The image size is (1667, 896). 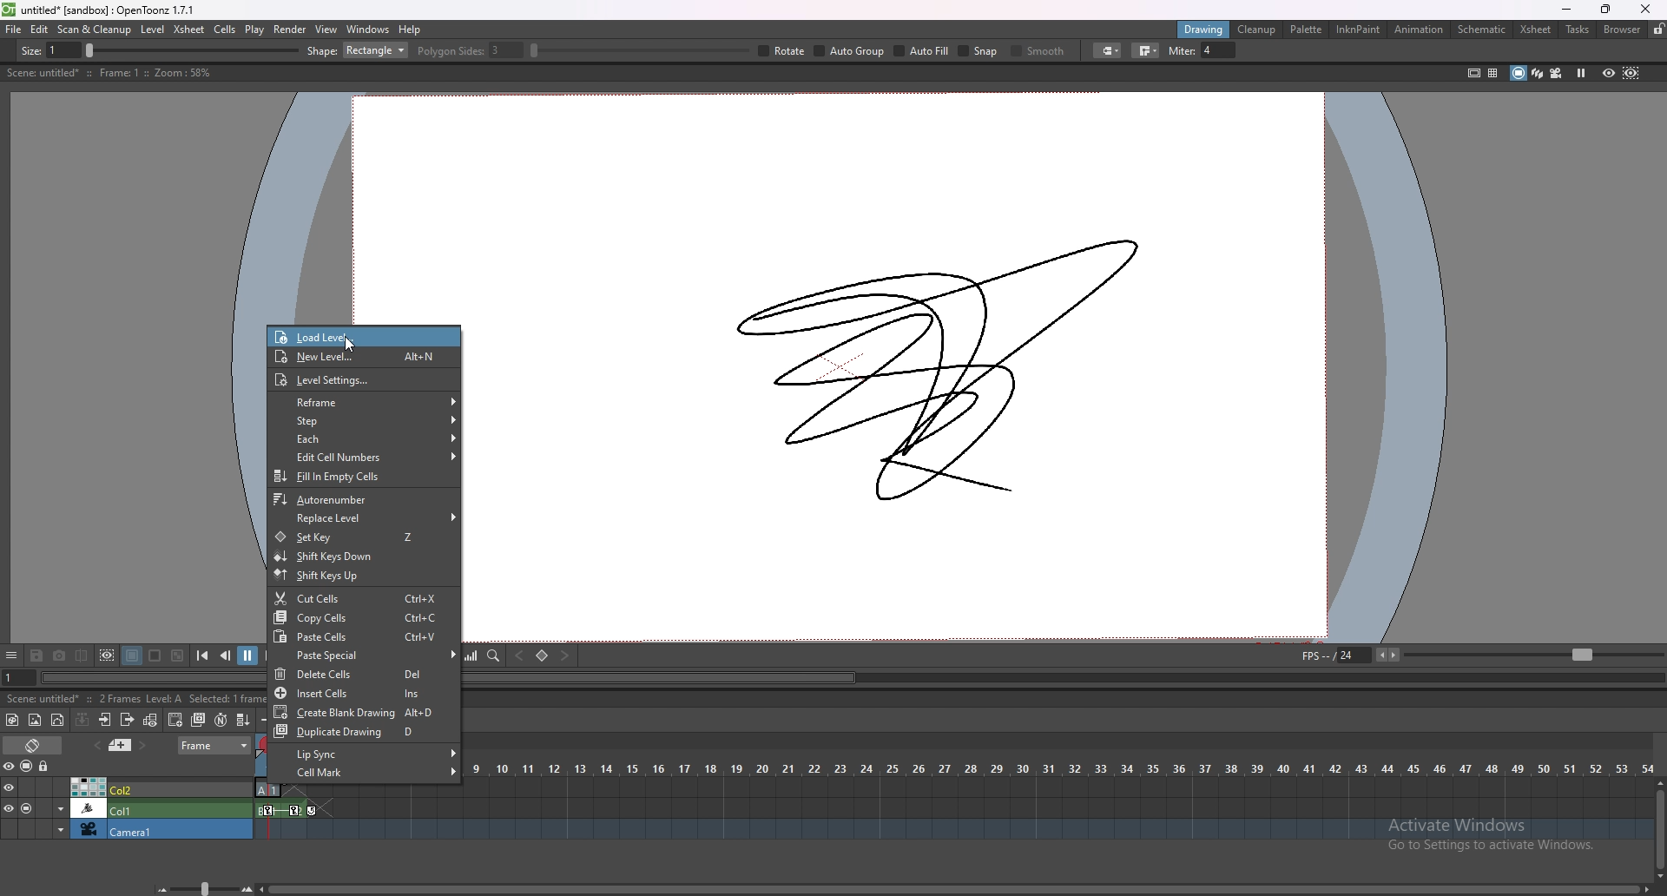 I want to click on play, so click(x=255, y=30).